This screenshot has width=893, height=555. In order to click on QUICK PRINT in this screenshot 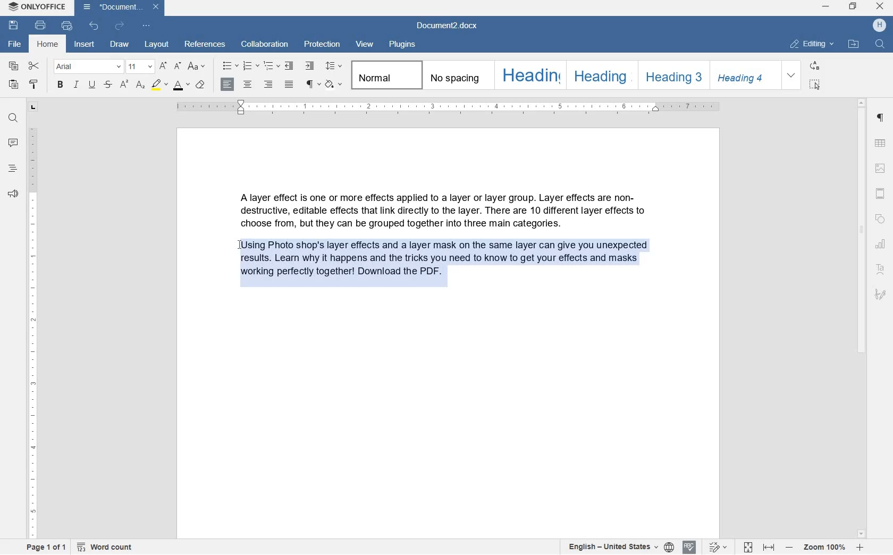, I will do `click(67, 25)`.